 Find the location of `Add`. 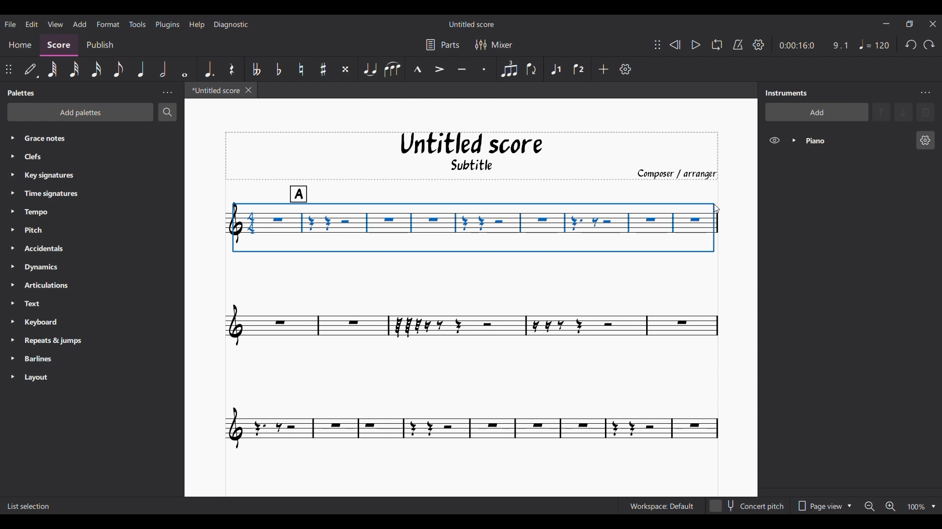

Add is located at coordinates (603, 69).